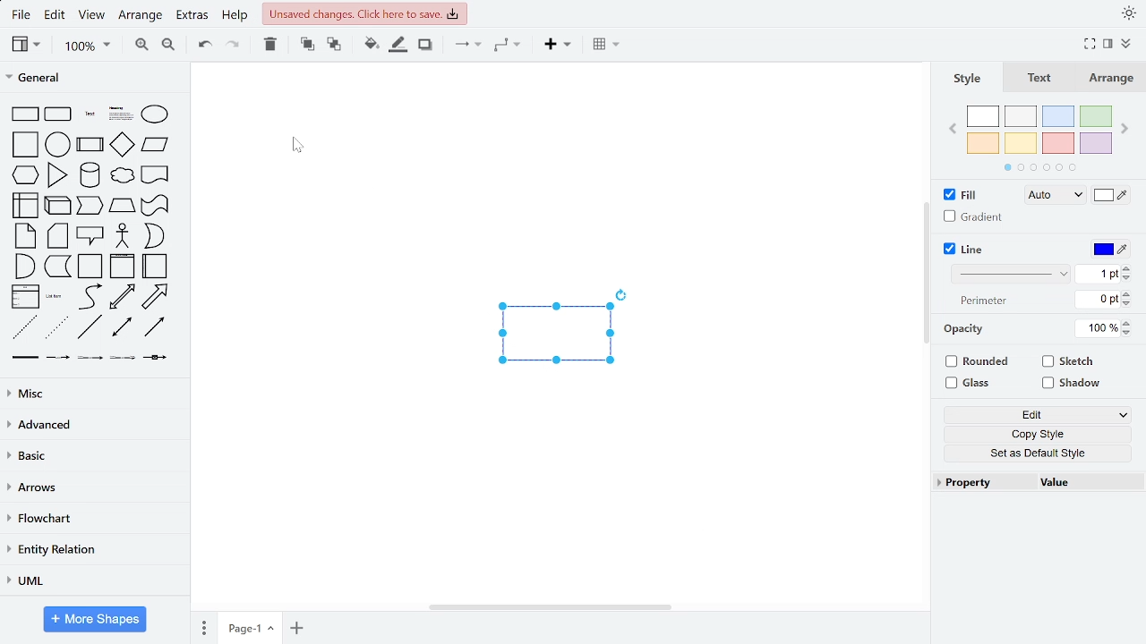 This screenshot has width=1146, height=644. I want to click on insert page, so click(298, 628).